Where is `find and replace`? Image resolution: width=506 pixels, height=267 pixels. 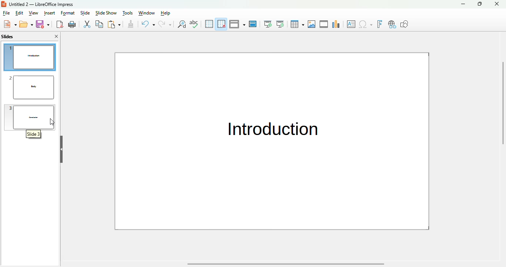
find and replace is located at coordinates (181, 24).